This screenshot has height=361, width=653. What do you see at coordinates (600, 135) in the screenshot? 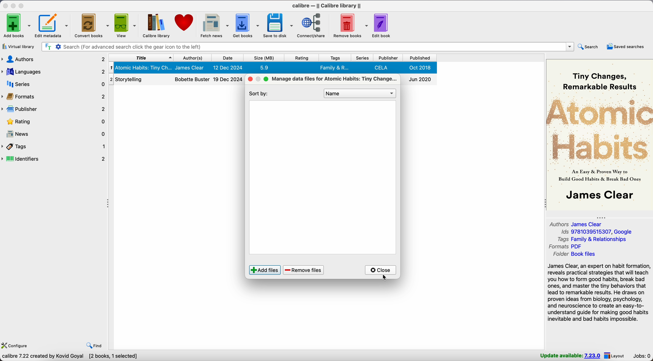
I see `book cover preview` at bounding box center [600, 135].